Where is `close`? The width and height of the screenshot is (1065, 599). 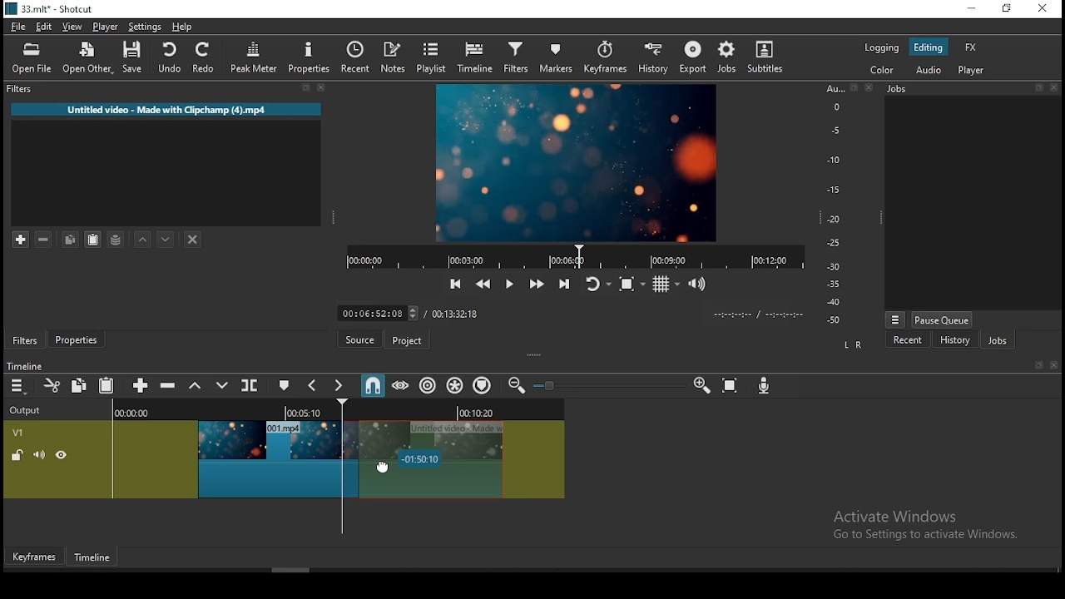 close is located at coordinates (1056, 366).